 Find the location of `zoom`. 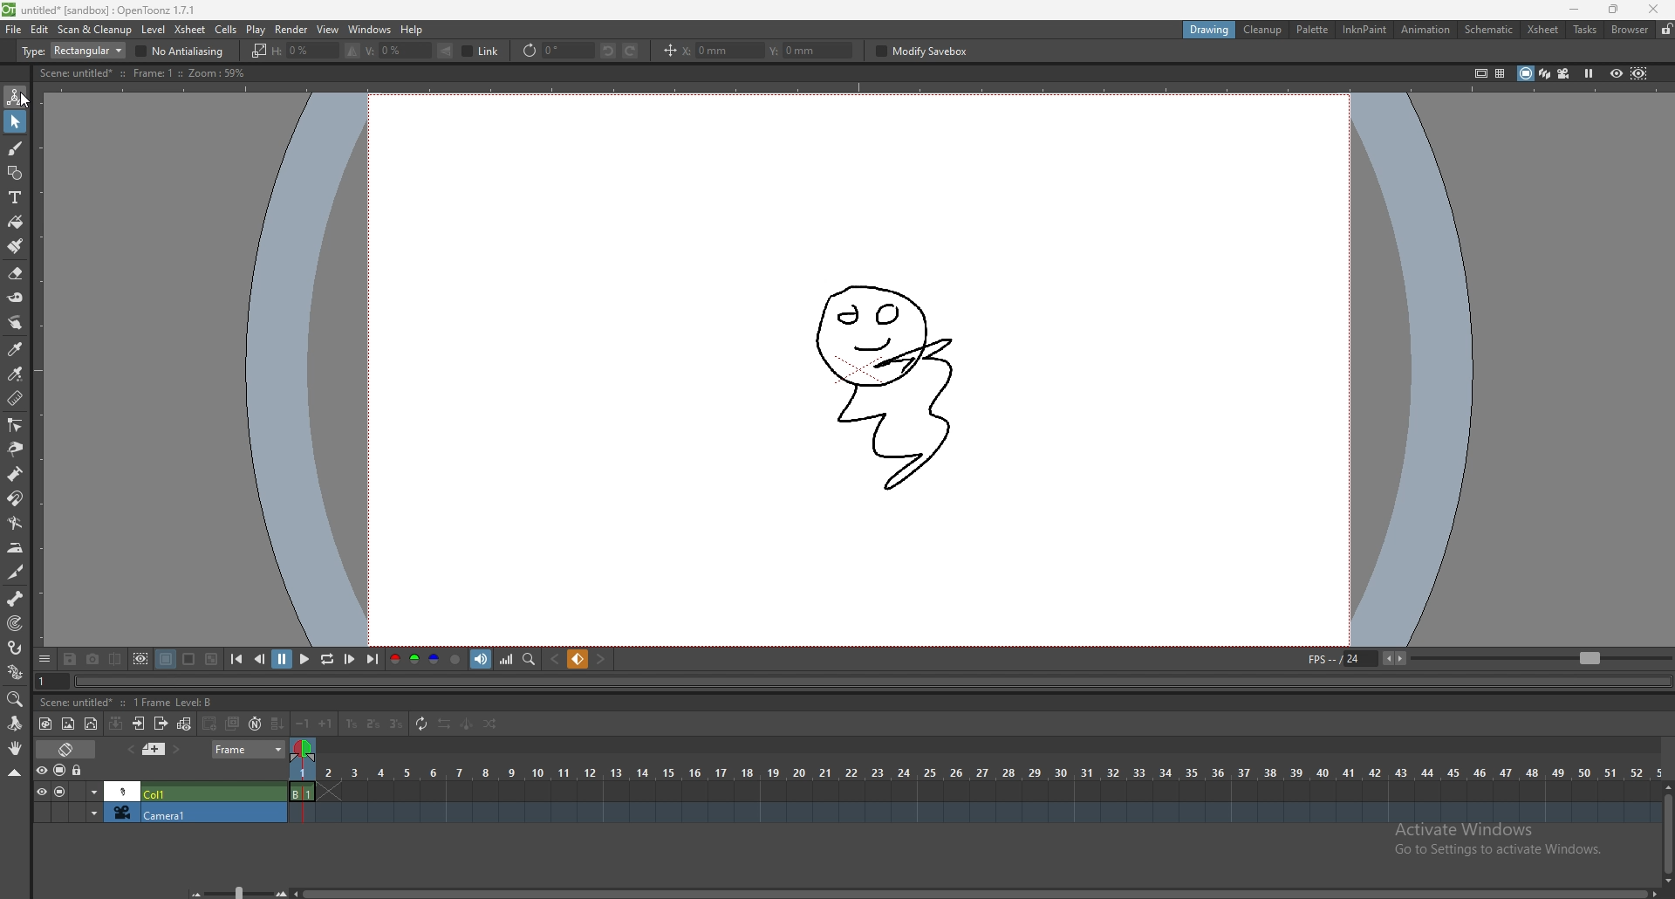

zoom is located at coordinates (16, 699).